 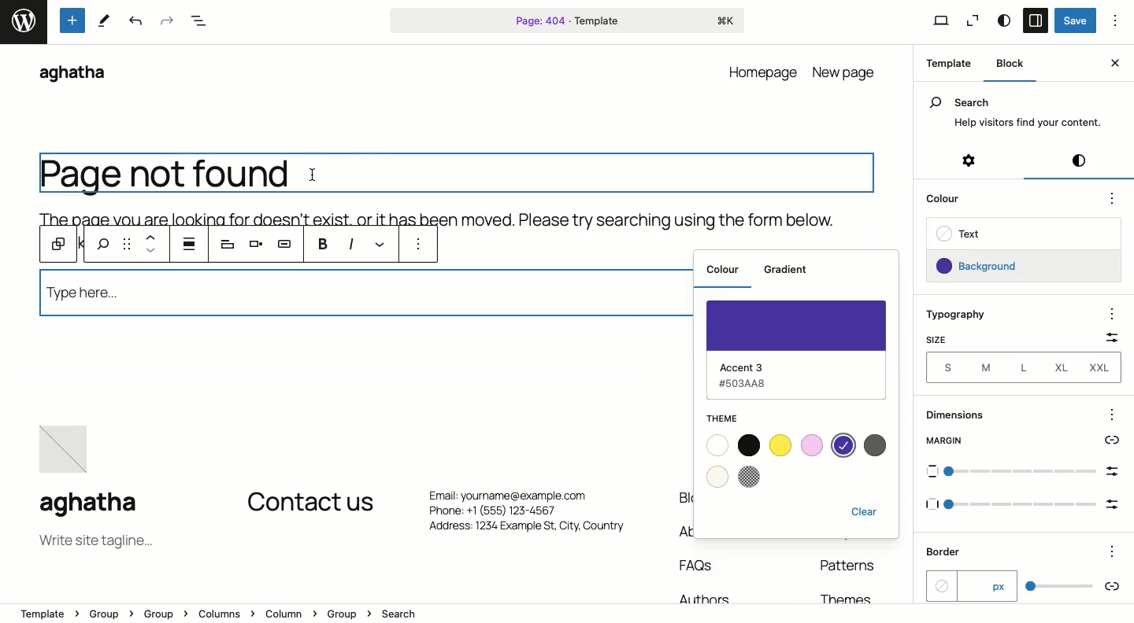 I want to click on XXL, so click(x=1105, y=368).